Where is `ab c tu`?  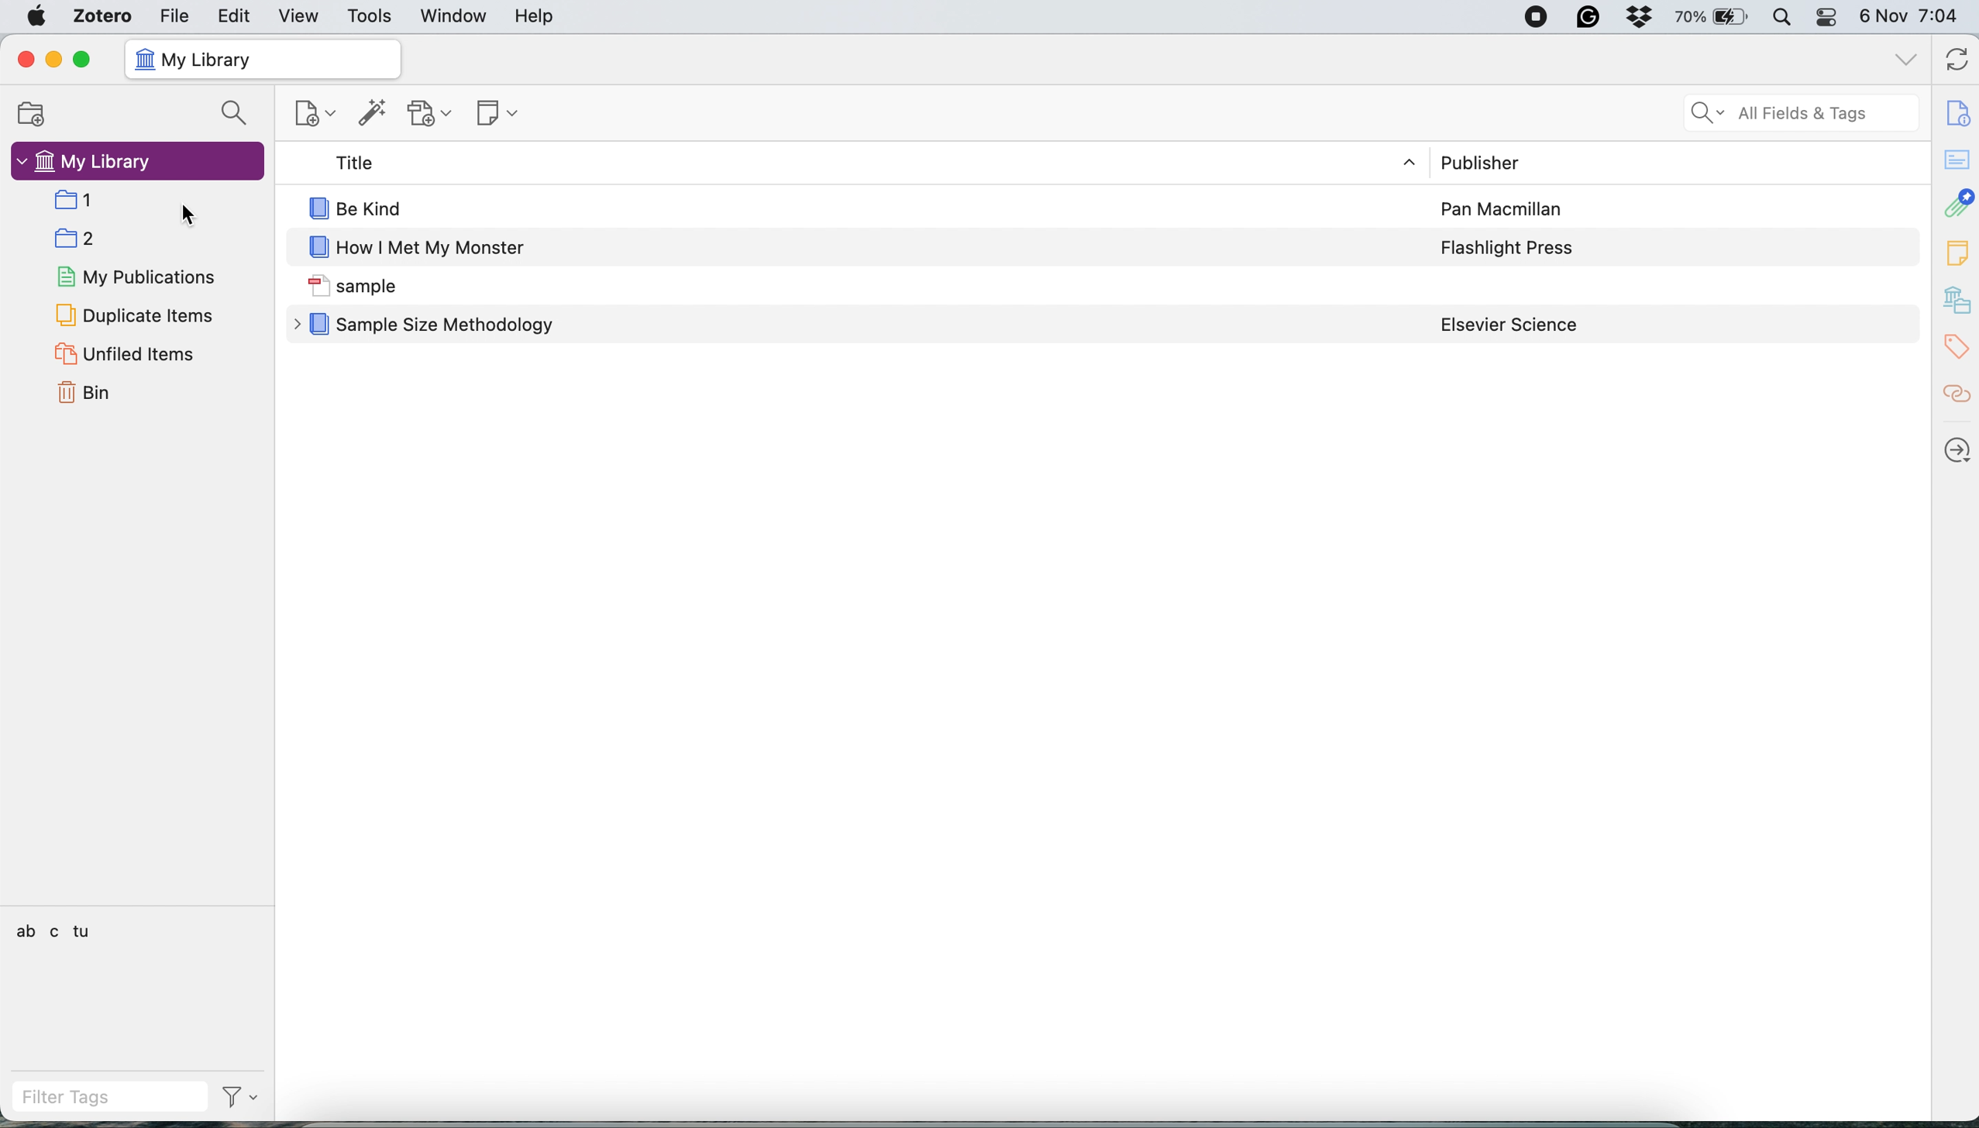 ab c tu is located at coordinates (55, 930).